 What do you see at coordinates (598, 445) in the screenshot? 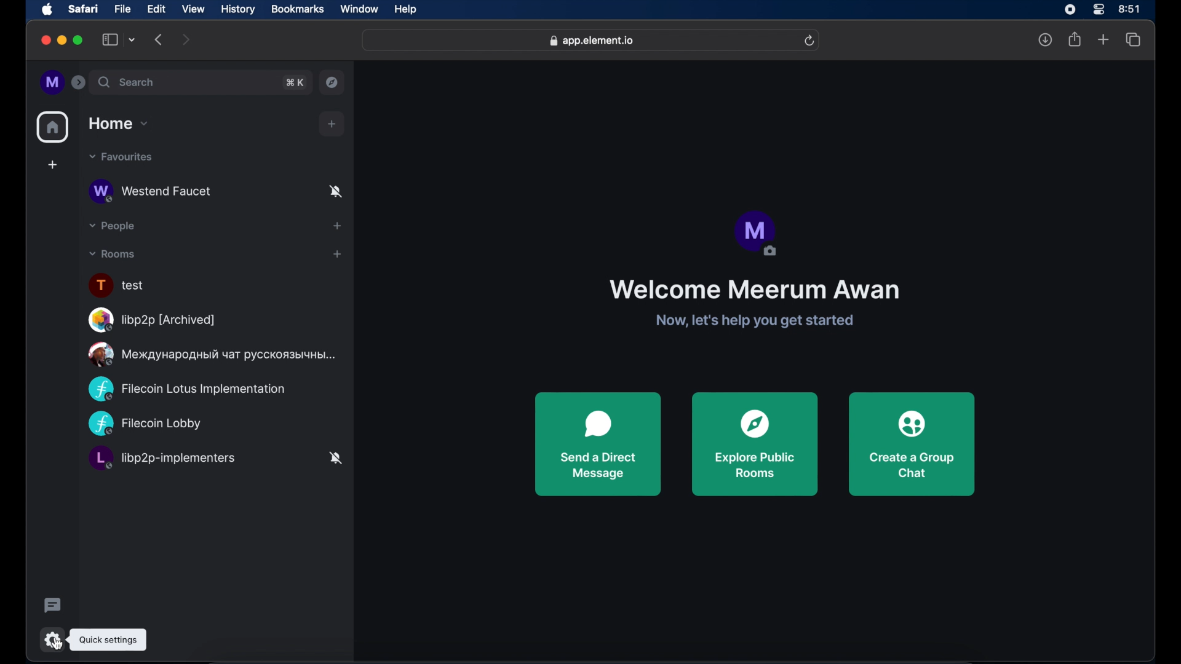
I see `send a direct message` at bounding box center [598, 445].